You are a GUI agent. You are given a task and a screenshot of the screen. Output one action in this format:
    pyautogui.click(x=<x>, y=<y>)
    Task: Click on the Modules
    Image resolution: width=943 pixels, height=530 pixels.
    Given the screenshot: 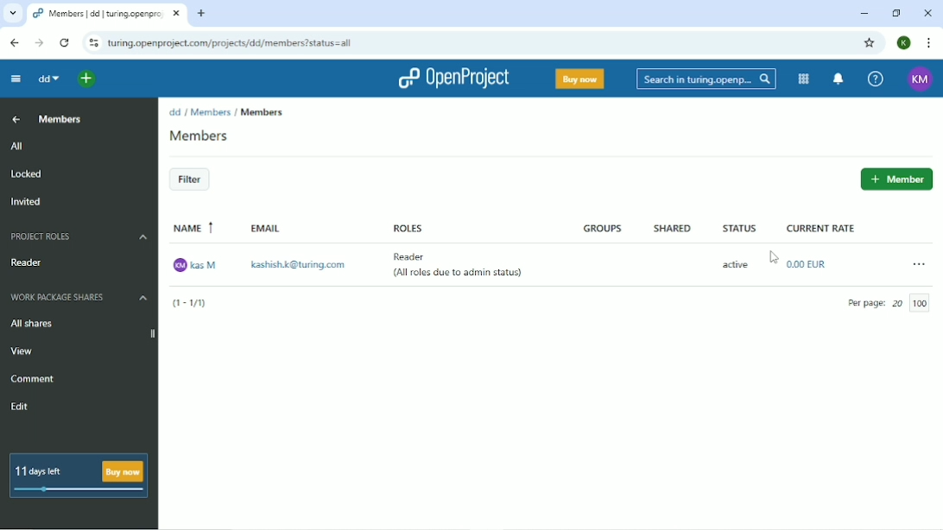 What is the action you would take?
    pyautogui.click(x=801, y=79)
    